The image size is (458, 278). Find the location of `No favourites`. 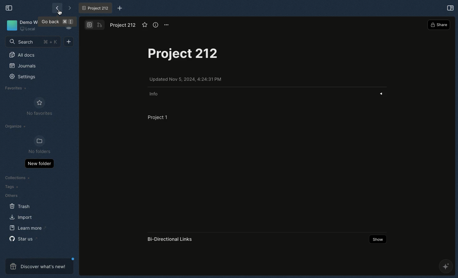

No favourites is located at coordinates (39, 106).